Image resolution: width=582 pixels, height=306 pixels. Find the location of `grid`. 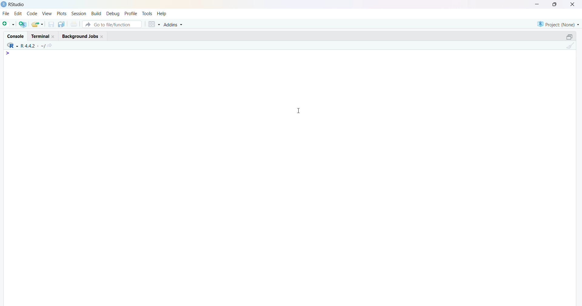

grid is located at coordinates (154, 24).